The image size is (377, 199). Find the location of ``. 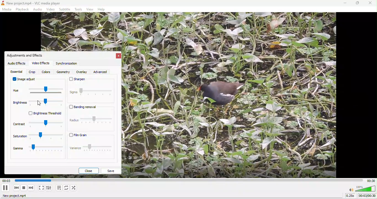

 is located at coordinates (6, 187).